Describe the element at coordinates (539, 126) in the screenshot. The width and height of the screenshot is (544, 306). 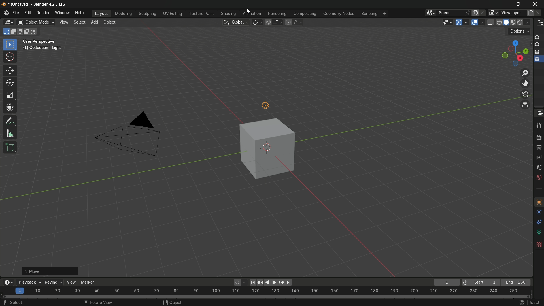
I see `tools` at that location.